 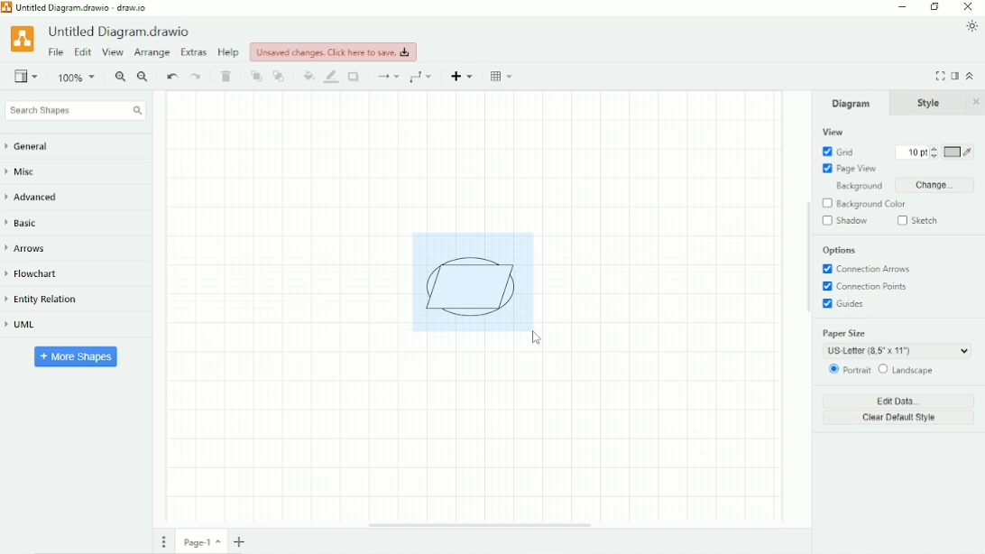 What do you see at coordinates (50, 300) in the screenshot?
I see `Entity relation` at bounding box center [50, 300].